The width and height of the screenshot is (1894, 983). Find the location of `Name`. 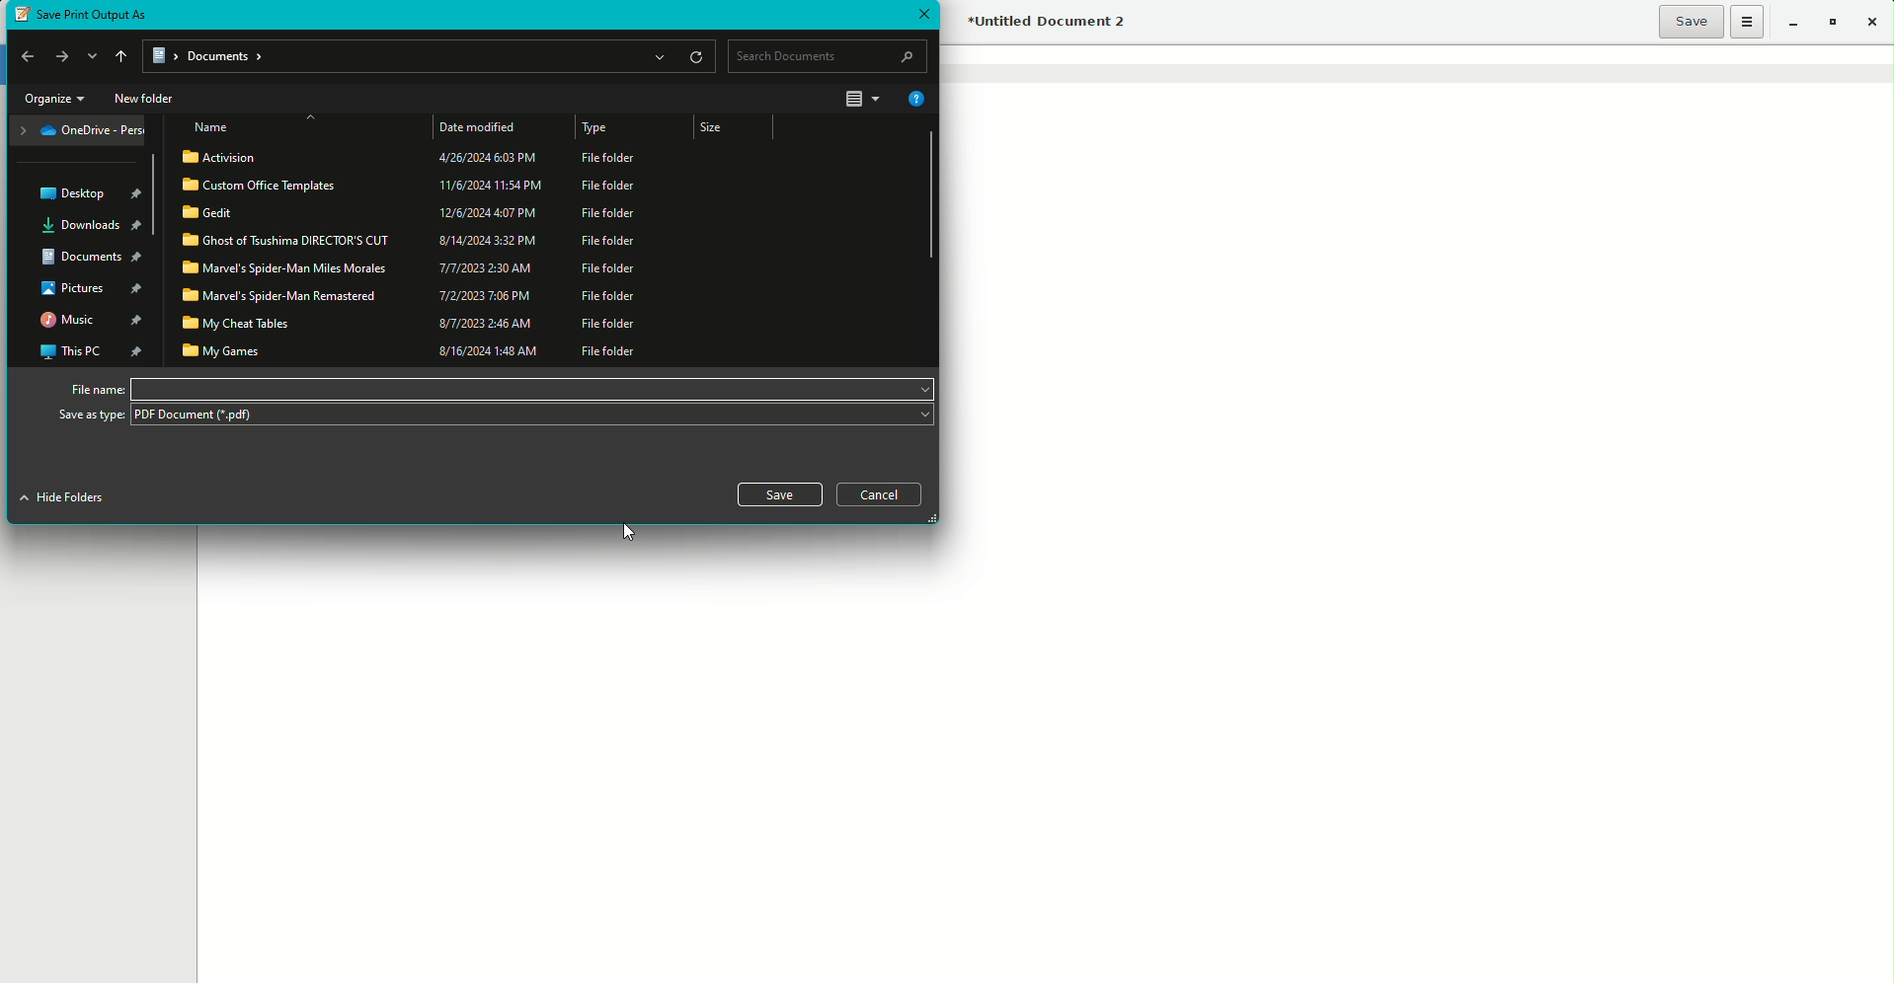

Name is located at coordinates (213, 126).